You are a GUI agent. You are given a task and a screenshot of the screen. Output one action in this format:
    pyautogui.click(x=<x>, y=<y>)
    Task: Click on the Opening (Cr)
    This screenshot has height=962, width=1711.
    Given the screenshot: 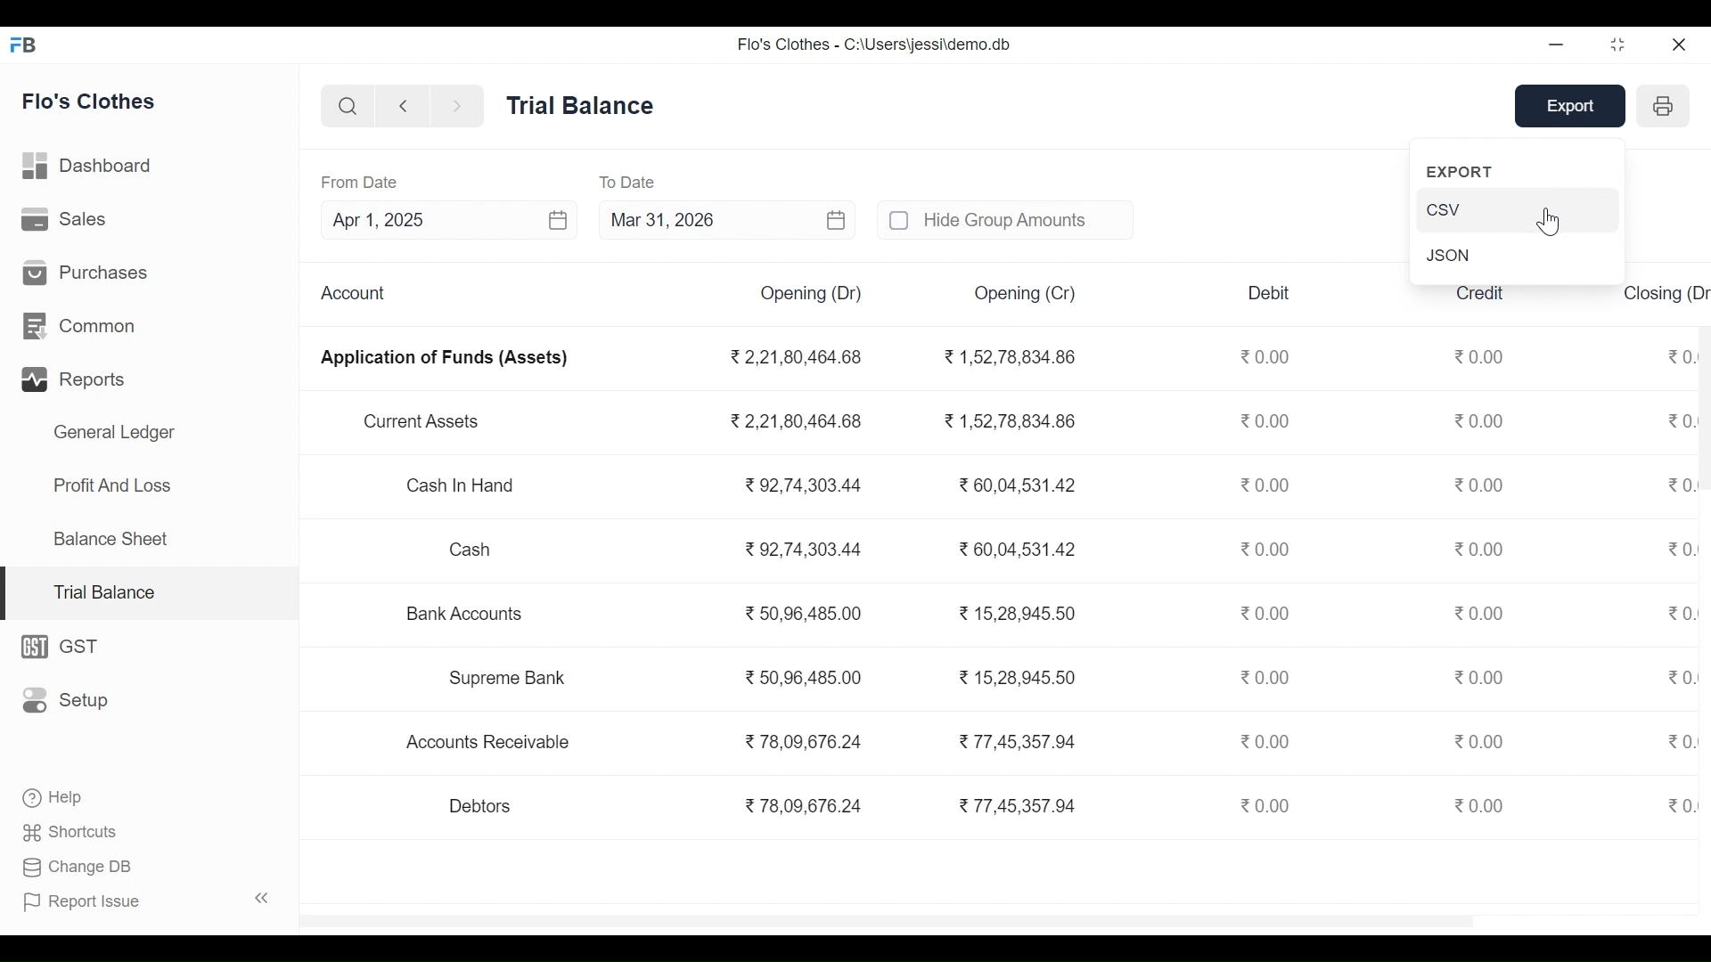 What is the action you would take?
    pyautogui.click(x=1027, y=294)
    